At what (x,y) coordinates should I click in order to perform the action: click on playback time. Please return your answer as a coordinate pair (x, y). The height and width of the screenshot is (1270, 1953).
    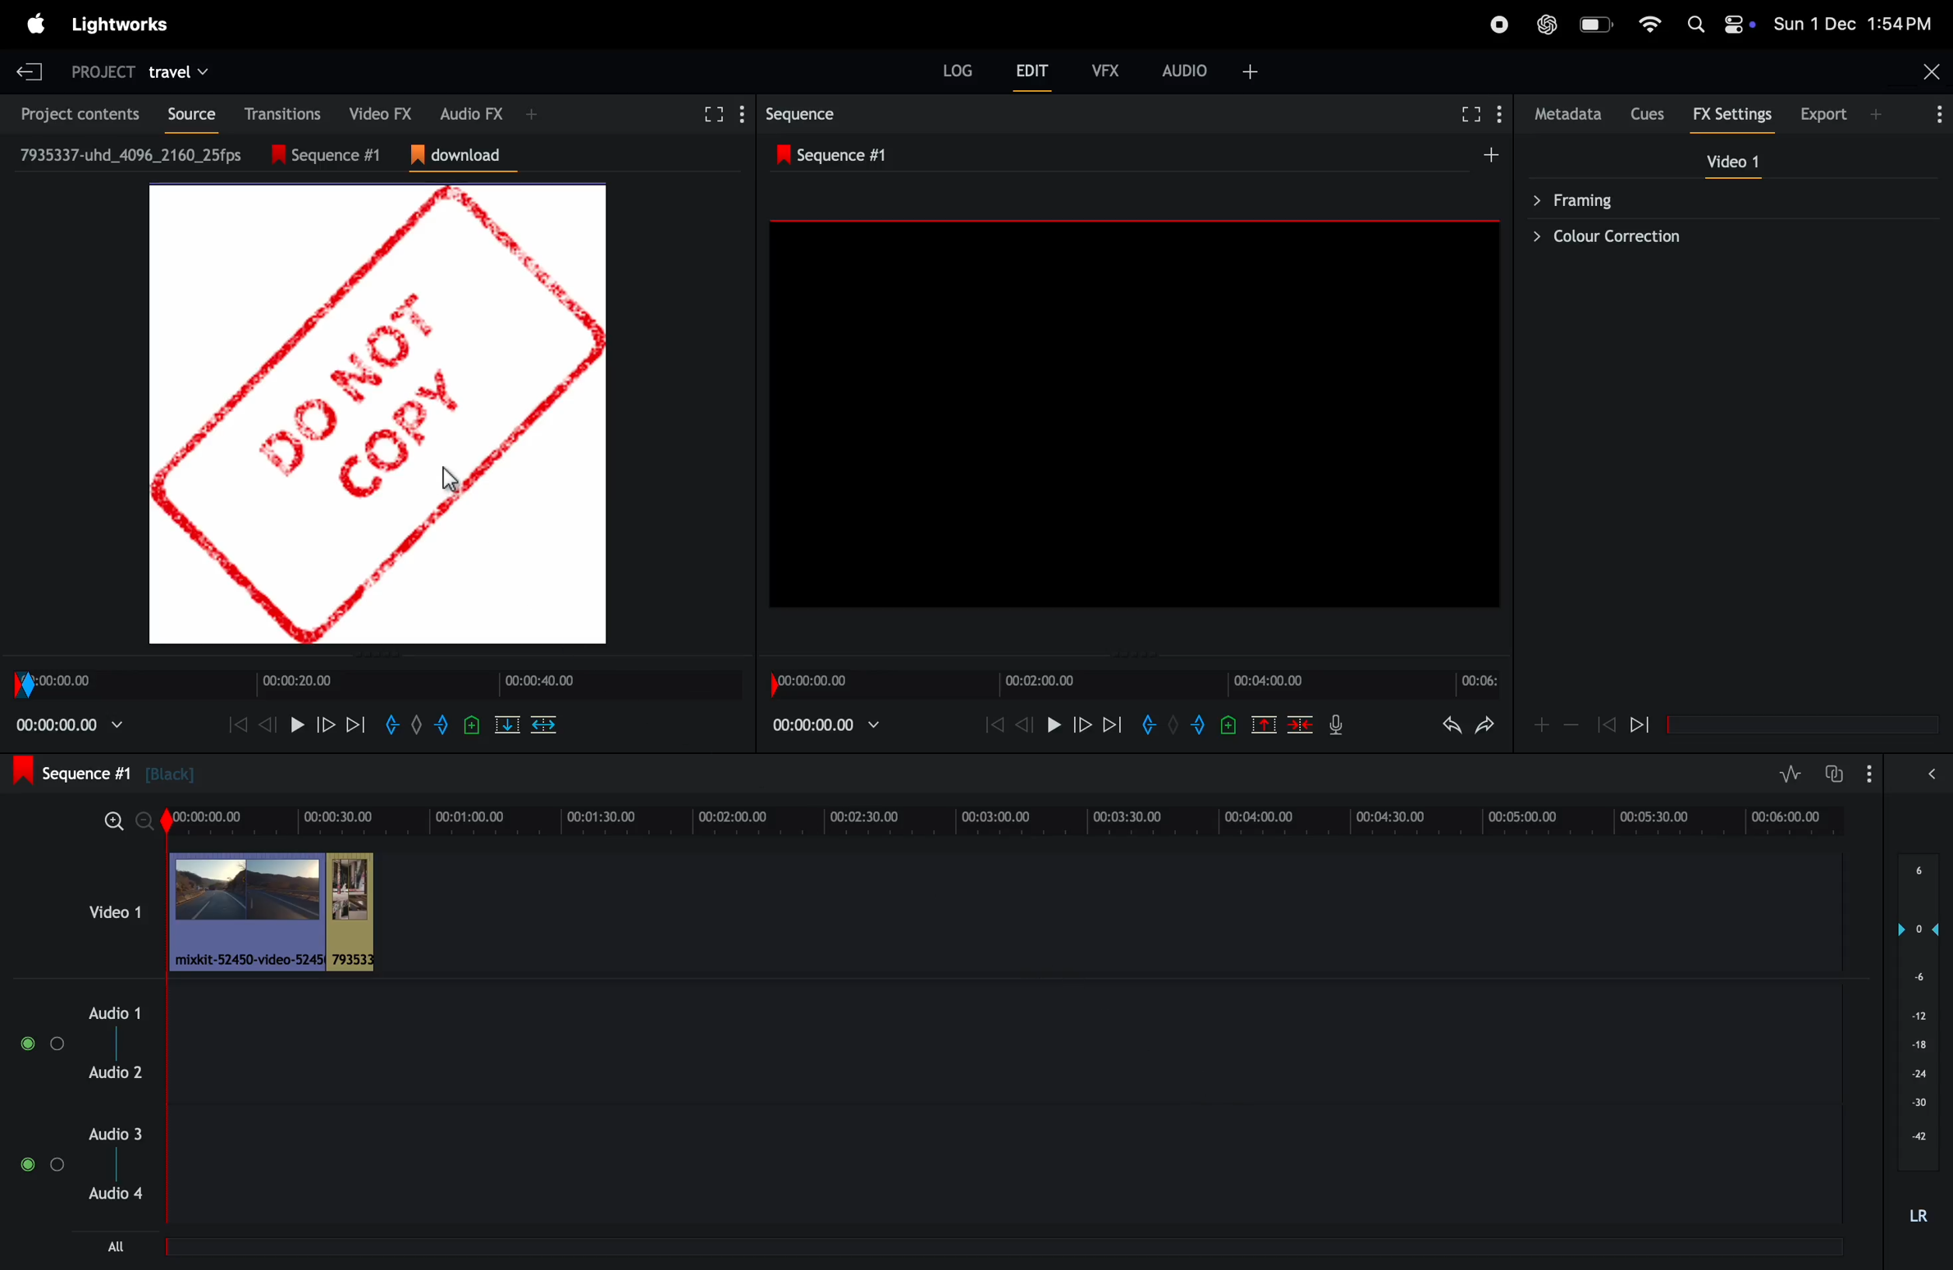
    Looking at the image, I should click on (825, 724).